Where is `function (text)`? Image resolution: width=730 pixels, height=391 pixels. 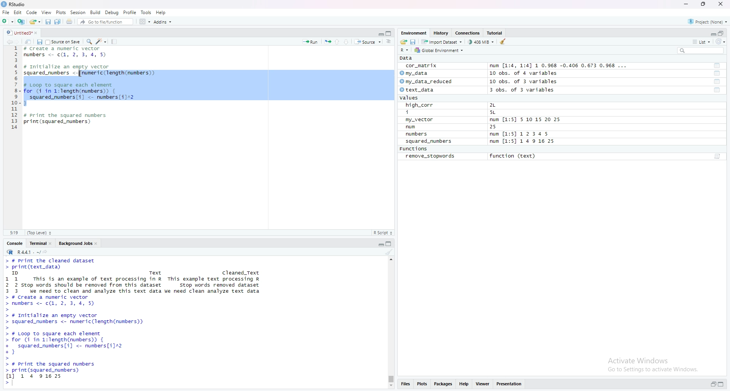 function (text) is located at coordinates (514, 156).